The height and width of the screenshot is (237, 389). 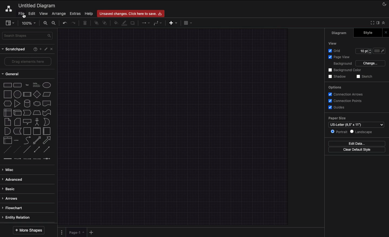 I want to click on Triangle, so click(x=17, y=103).